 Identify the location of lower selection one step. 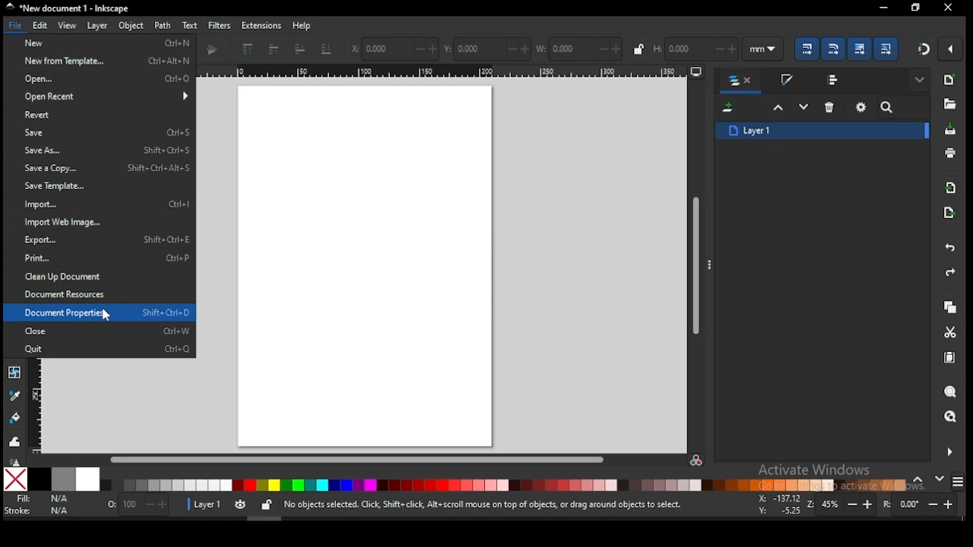
(803, 107).